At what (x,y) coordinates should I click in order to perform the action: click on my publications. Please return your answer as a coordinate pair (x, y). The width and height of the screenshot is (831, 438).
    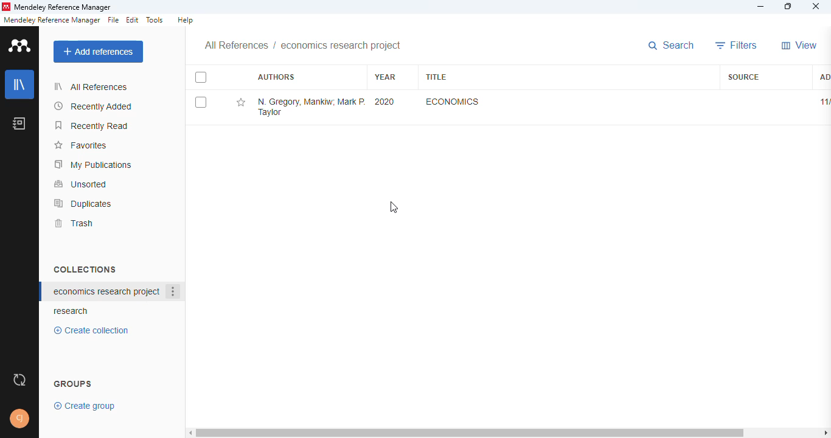
    Looking at the image, I should click on (94, 164).